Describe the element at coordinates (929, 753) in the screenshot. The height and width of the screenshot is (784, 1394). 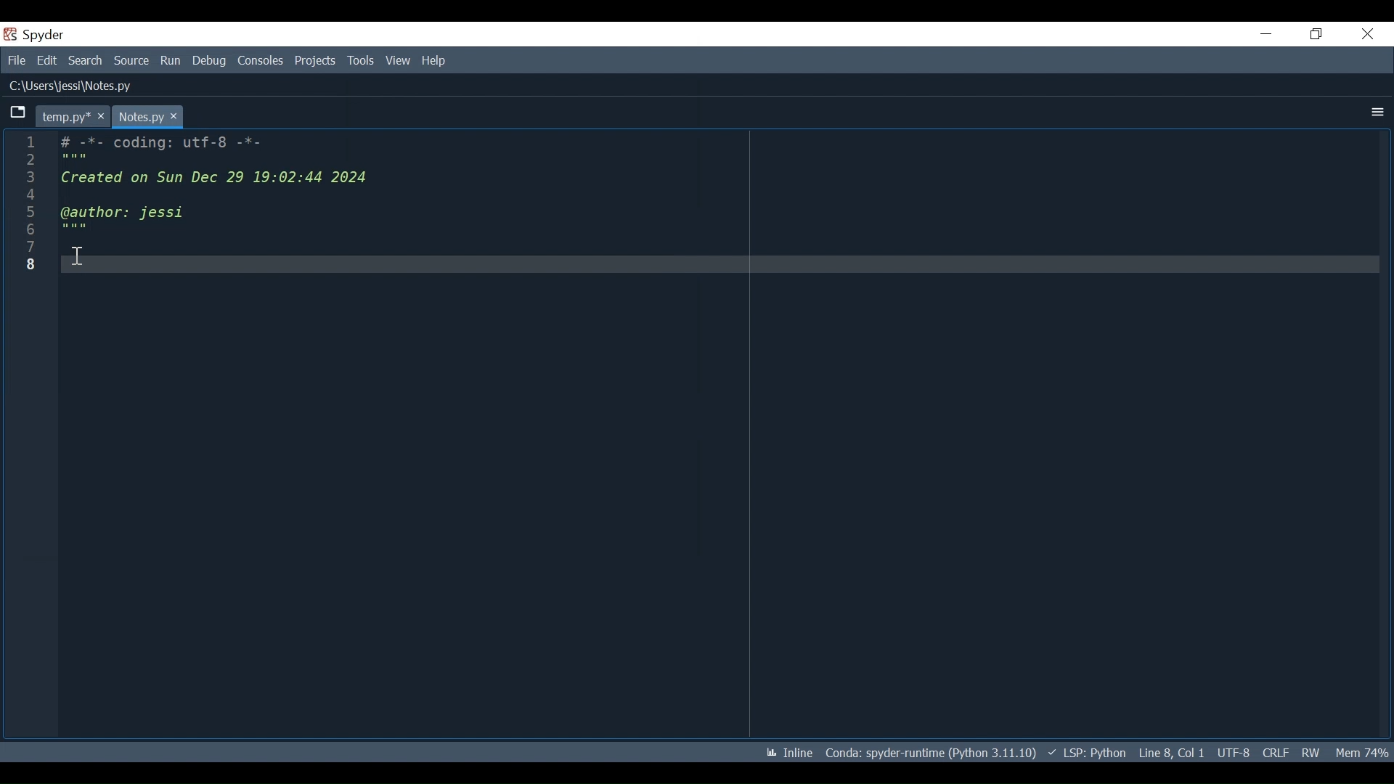
I see `Conda Environment Indicator` at that location.